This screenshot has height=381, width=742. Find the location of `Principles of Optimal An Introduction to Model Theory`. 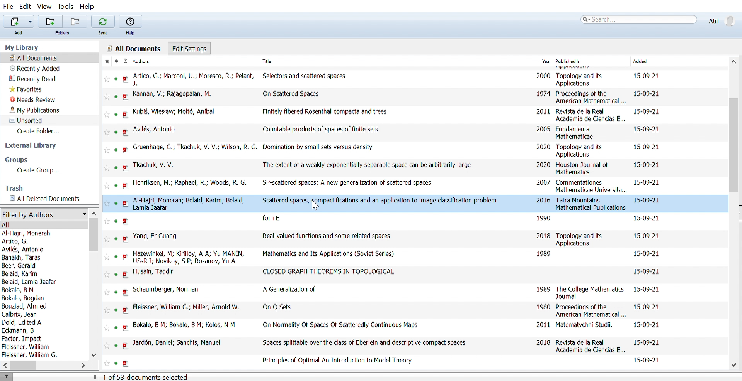

Principles of Optimal An Introduction to Model Theory is located at coordinates (331, 361).